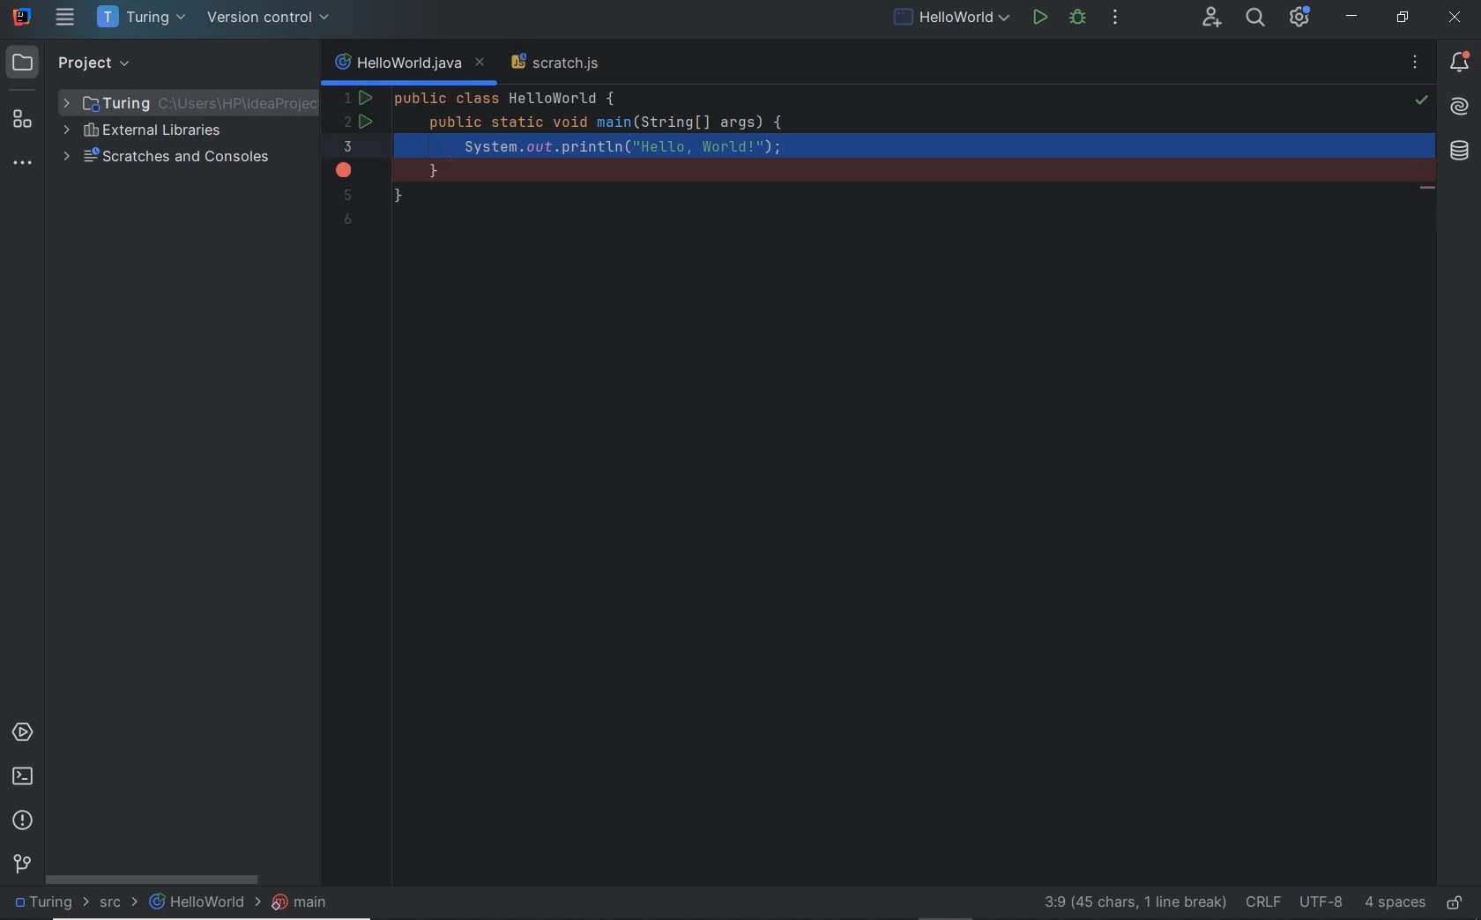  What do you see at coordinates (21, 164) in the screenshot?
I see `more tool windows` at bounding box center [21, 164].